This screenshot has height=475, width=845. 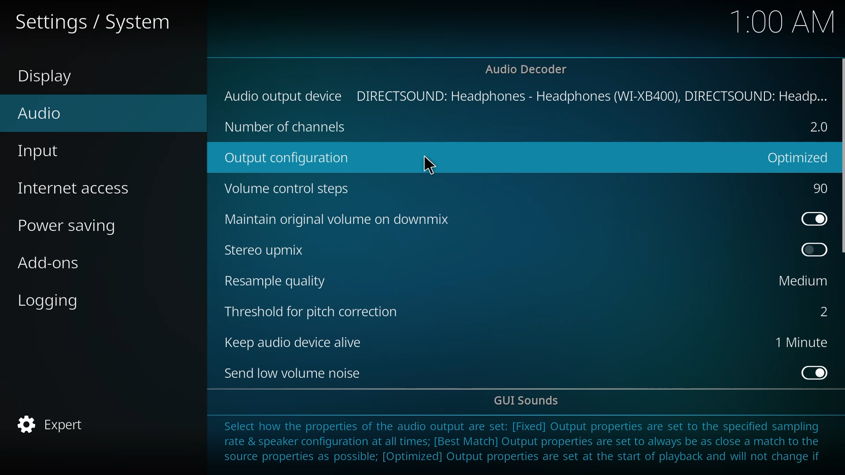 I want to click on time, so click(x=783, y=22).